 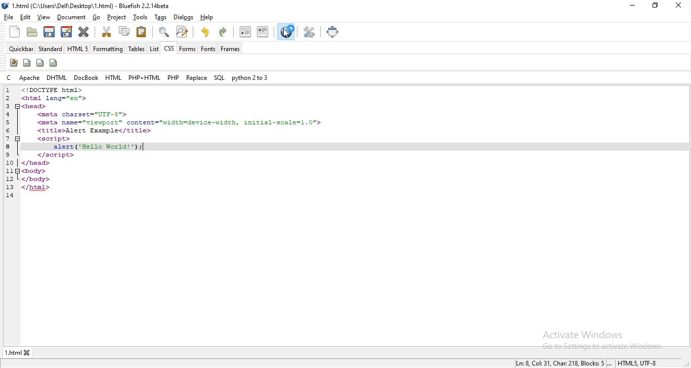 I want to click on <body>, so click(x=33, y=170).